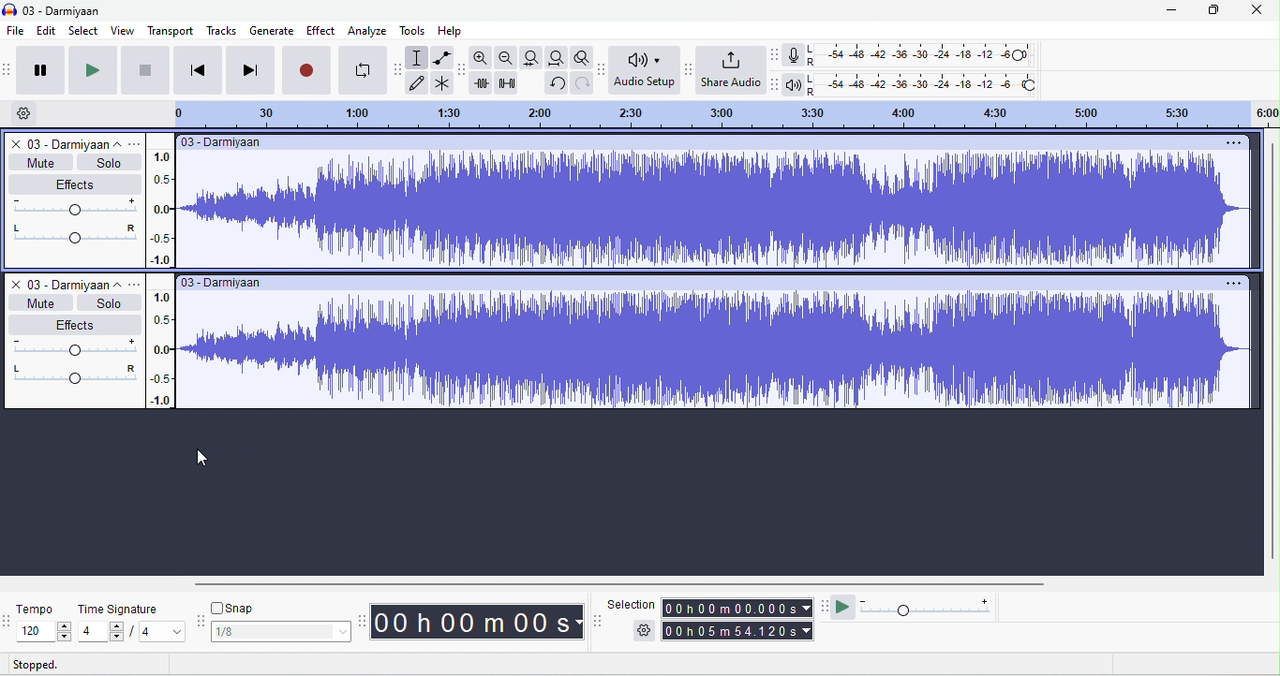  I want to click on transport, so click(171, 30).